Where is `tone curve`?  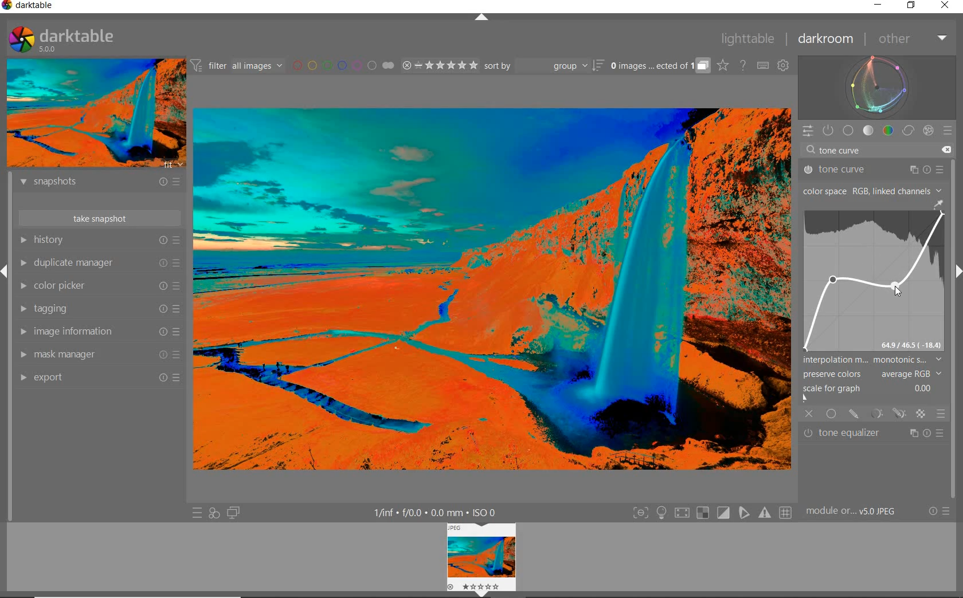
tone curve is located at coordinates (872, 170).